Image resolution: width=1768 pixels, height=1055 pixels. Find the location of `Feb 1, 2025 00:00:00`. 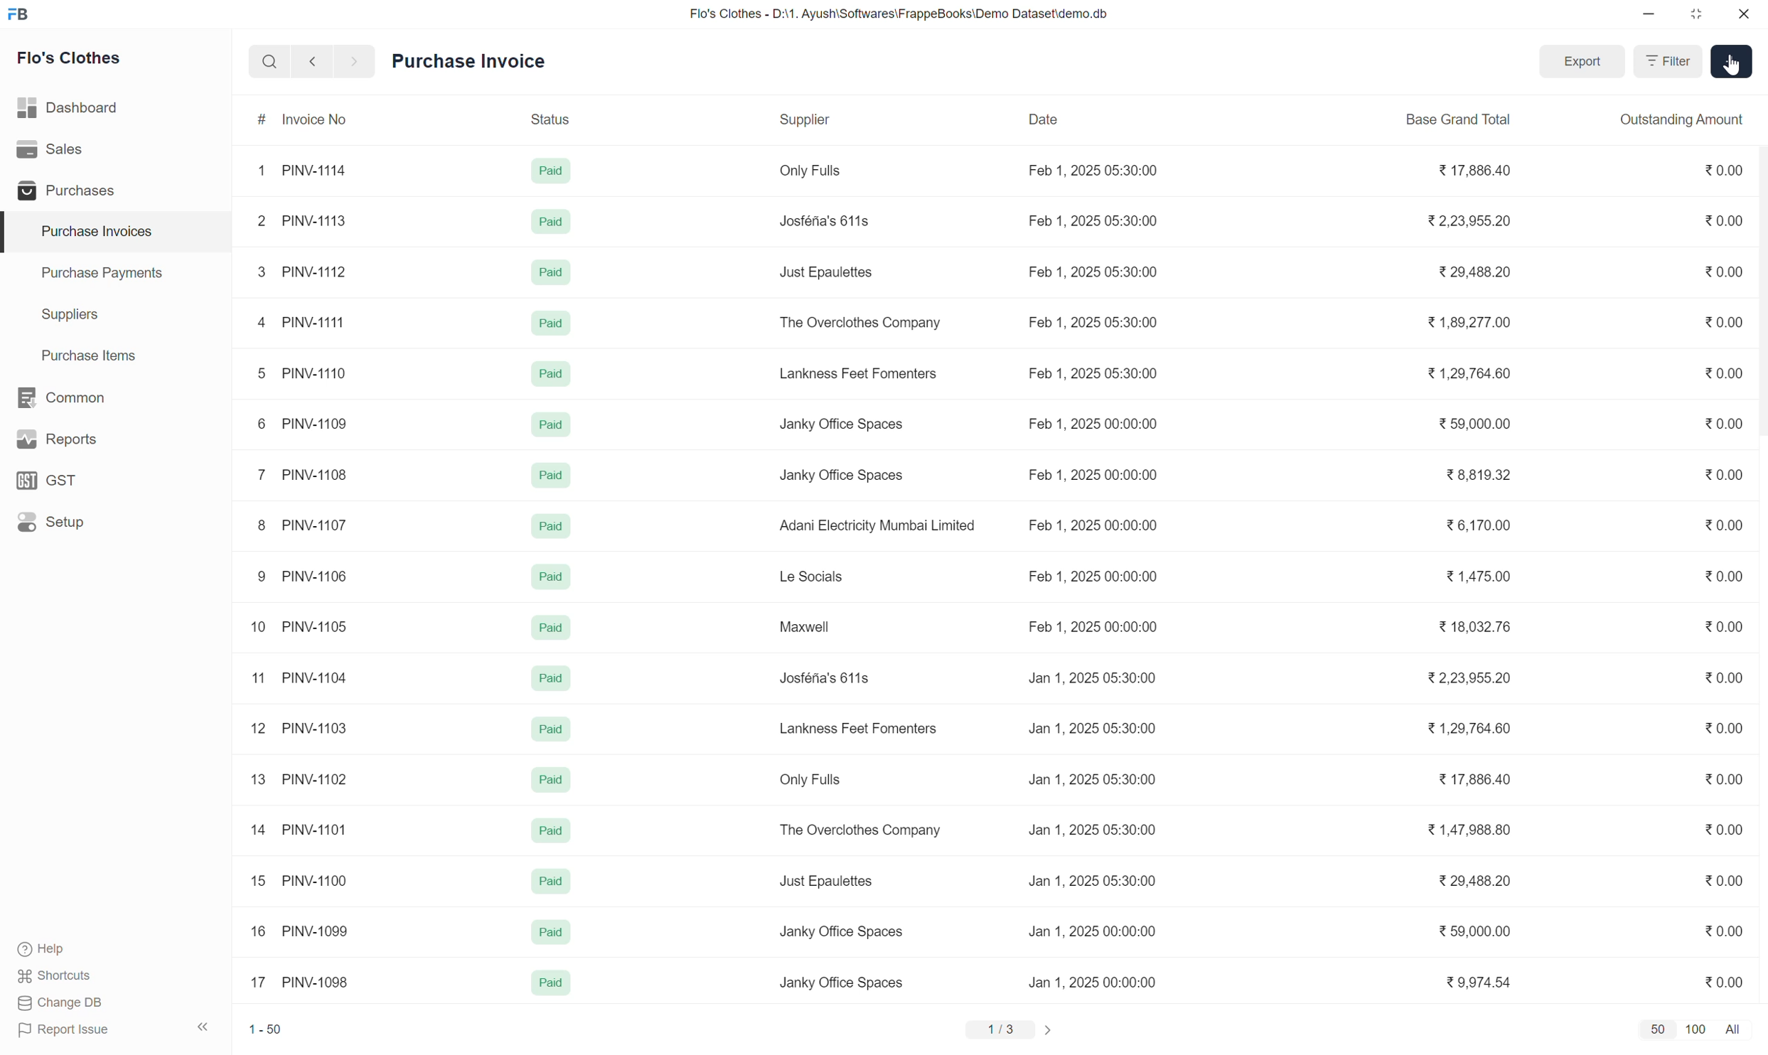

Feb 1, 2025 00:00:00 is located at coordinates (1093, 627).